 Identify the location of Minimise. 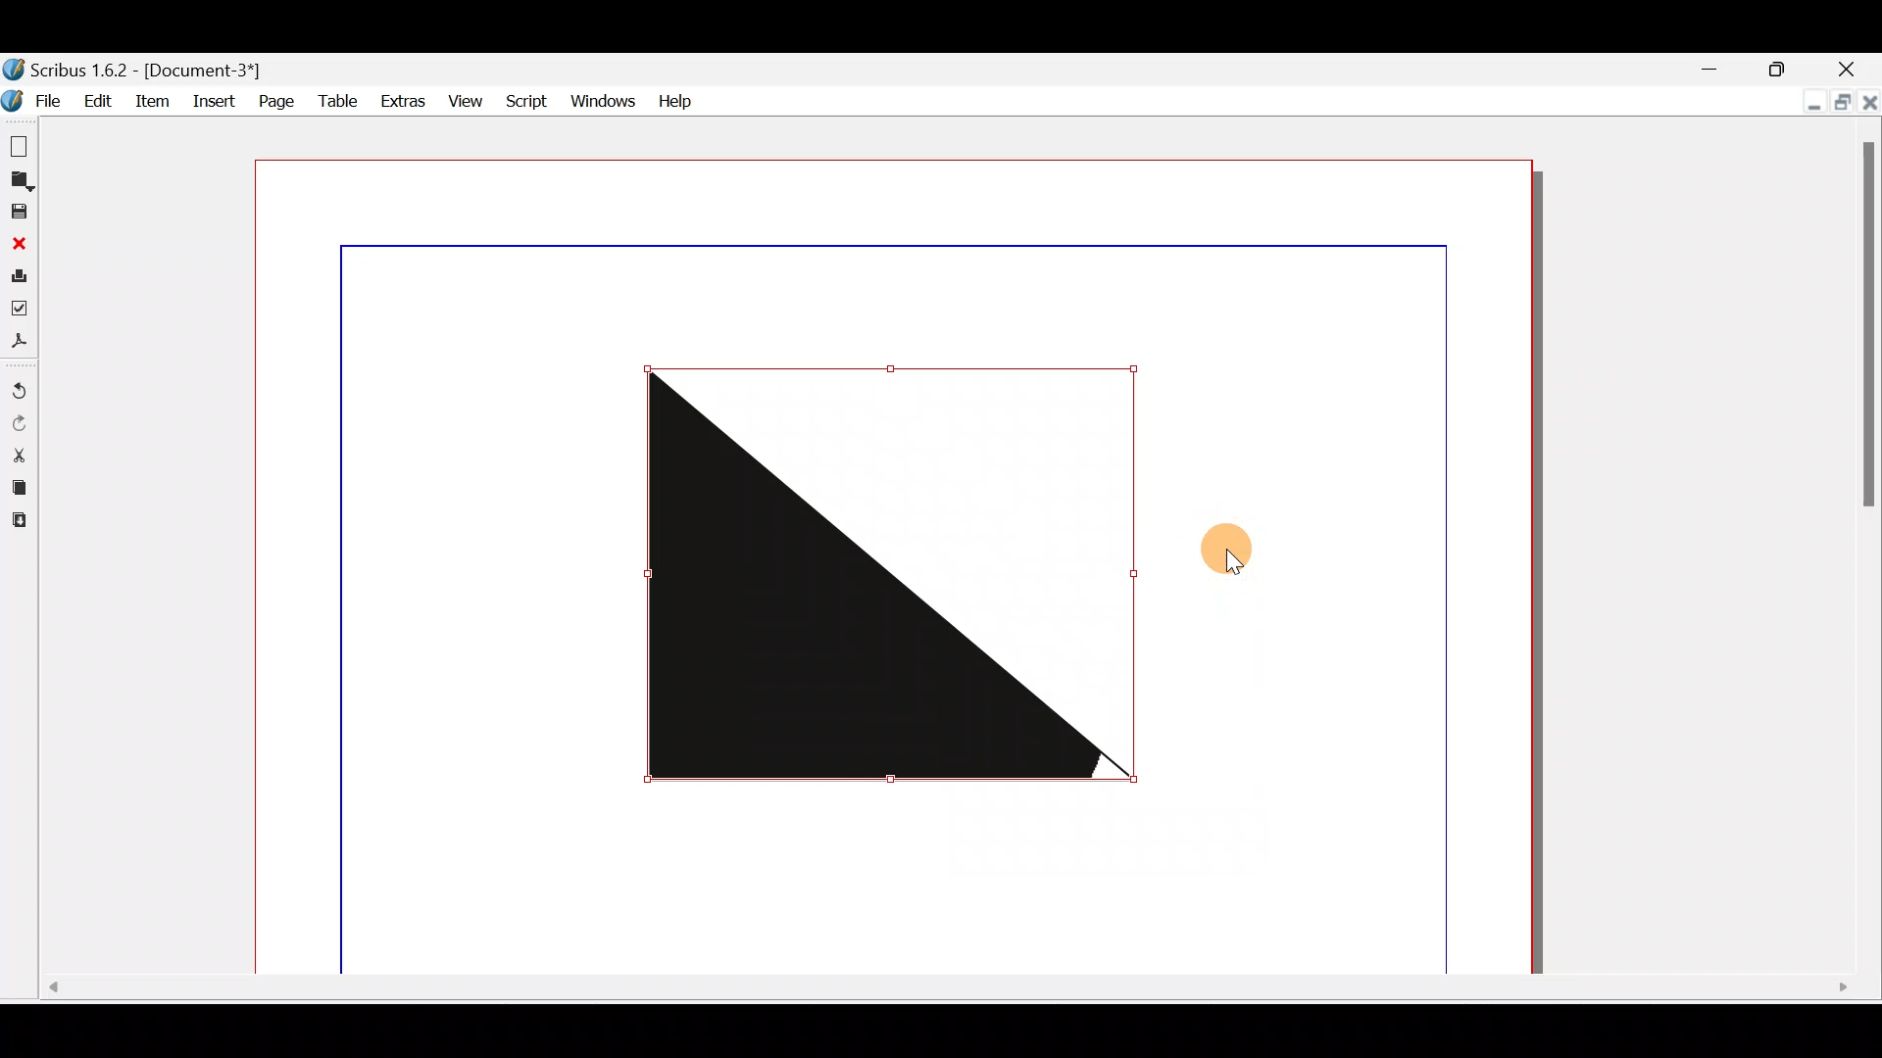
(1804, 103).